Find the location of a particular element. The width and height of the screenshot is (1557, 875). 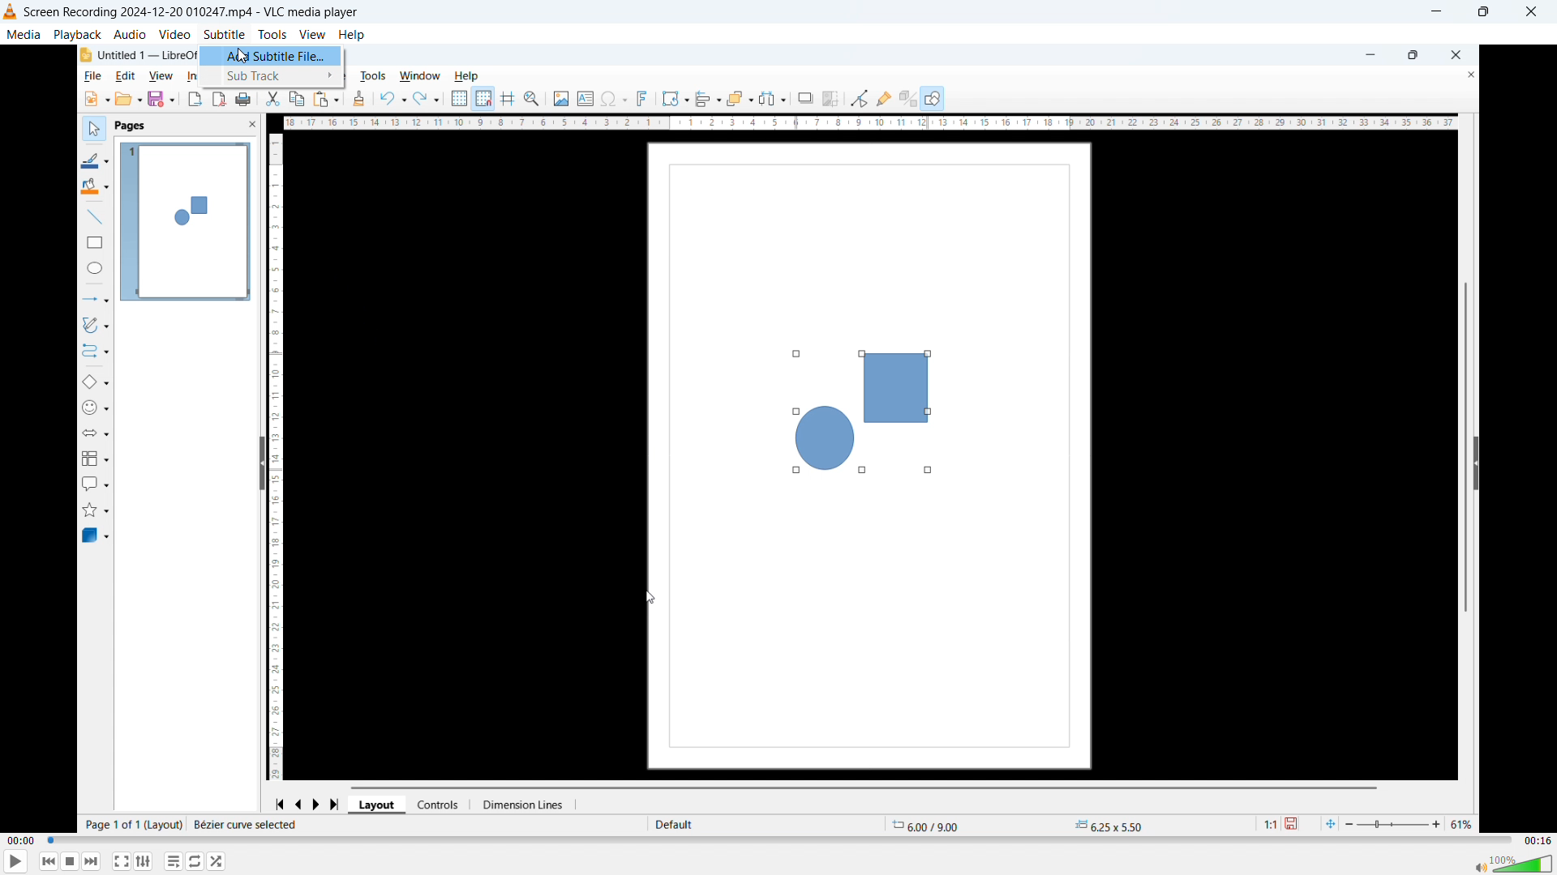

show draw function is located at coordinates (933, 97).